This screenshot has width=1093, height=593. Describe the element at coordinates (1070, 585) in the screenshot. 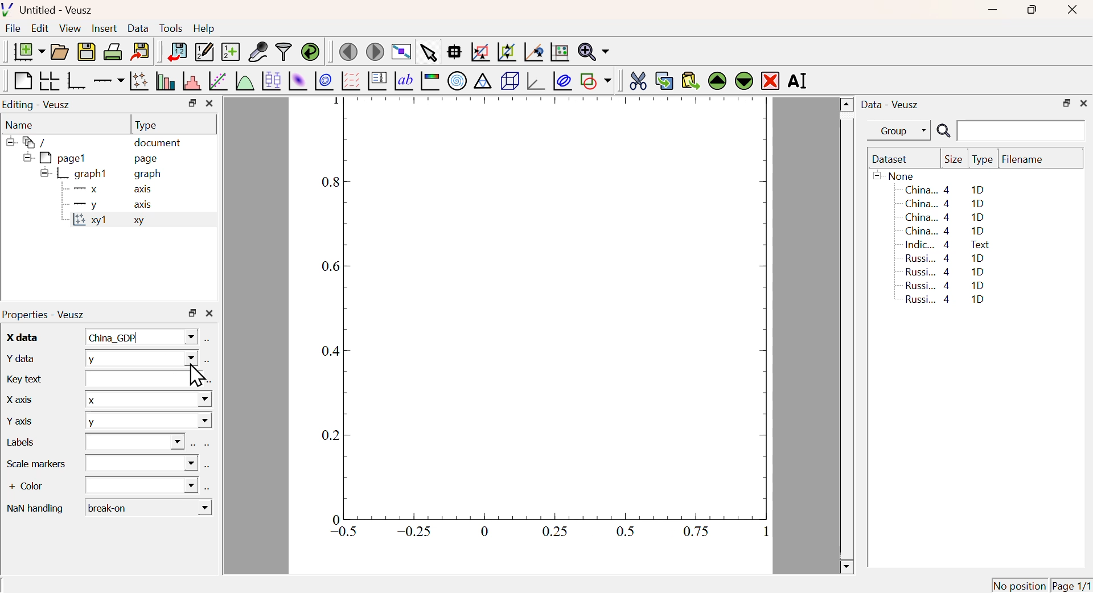

I see `Page 1/1` at that location.